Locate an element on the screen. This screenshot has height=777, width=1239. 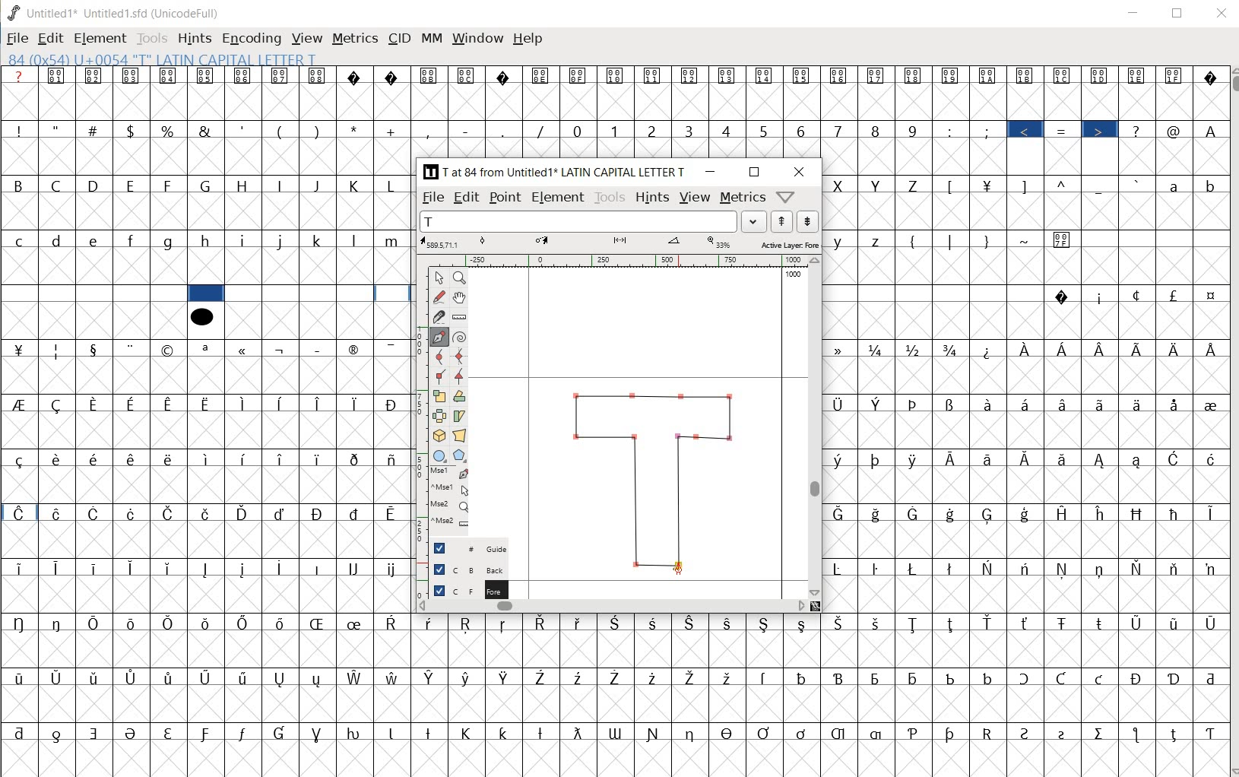
close is located at coordinates (800, 172).